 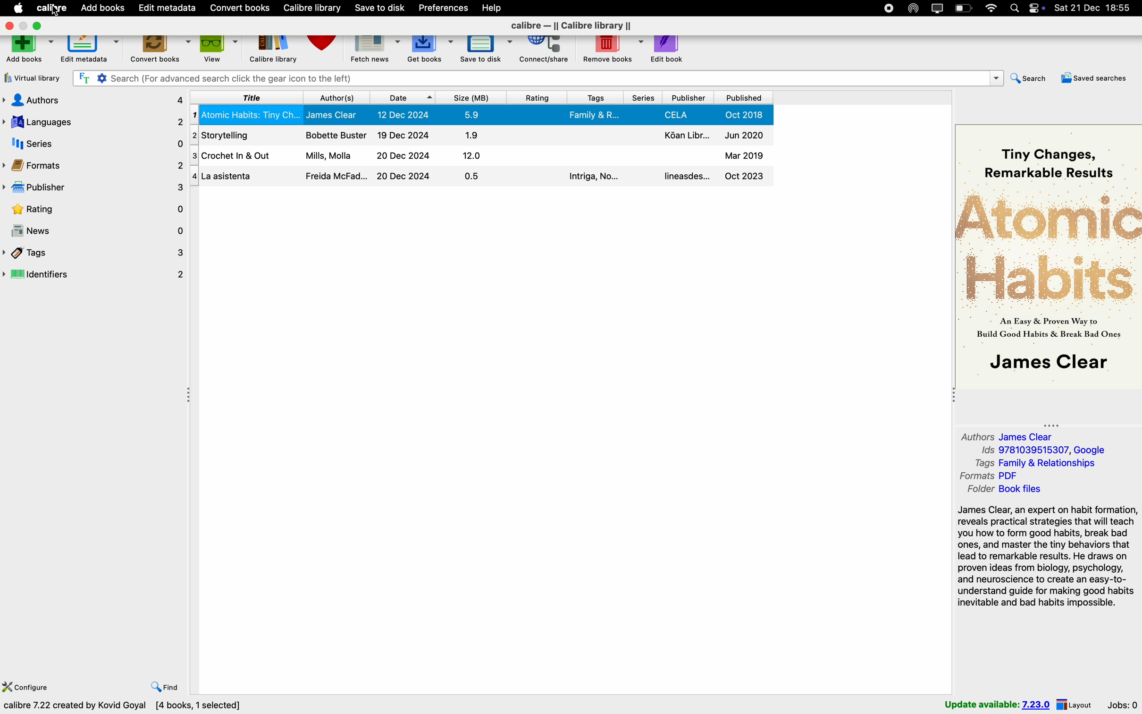 What do you see at coordinates (610, 51) in the screenshot?
I see `remove books` at bounding box center [610, 51].